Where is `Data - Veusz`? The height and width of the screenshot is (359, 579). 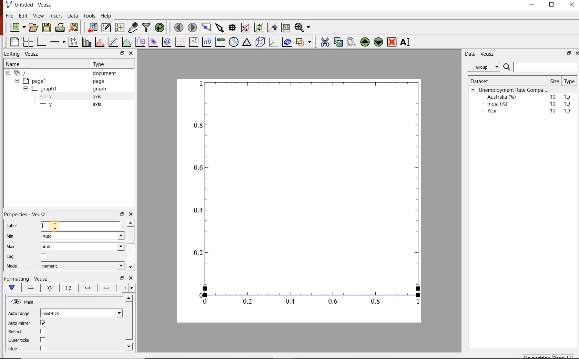
Data - Veusz is located at coordinates (486, 54).